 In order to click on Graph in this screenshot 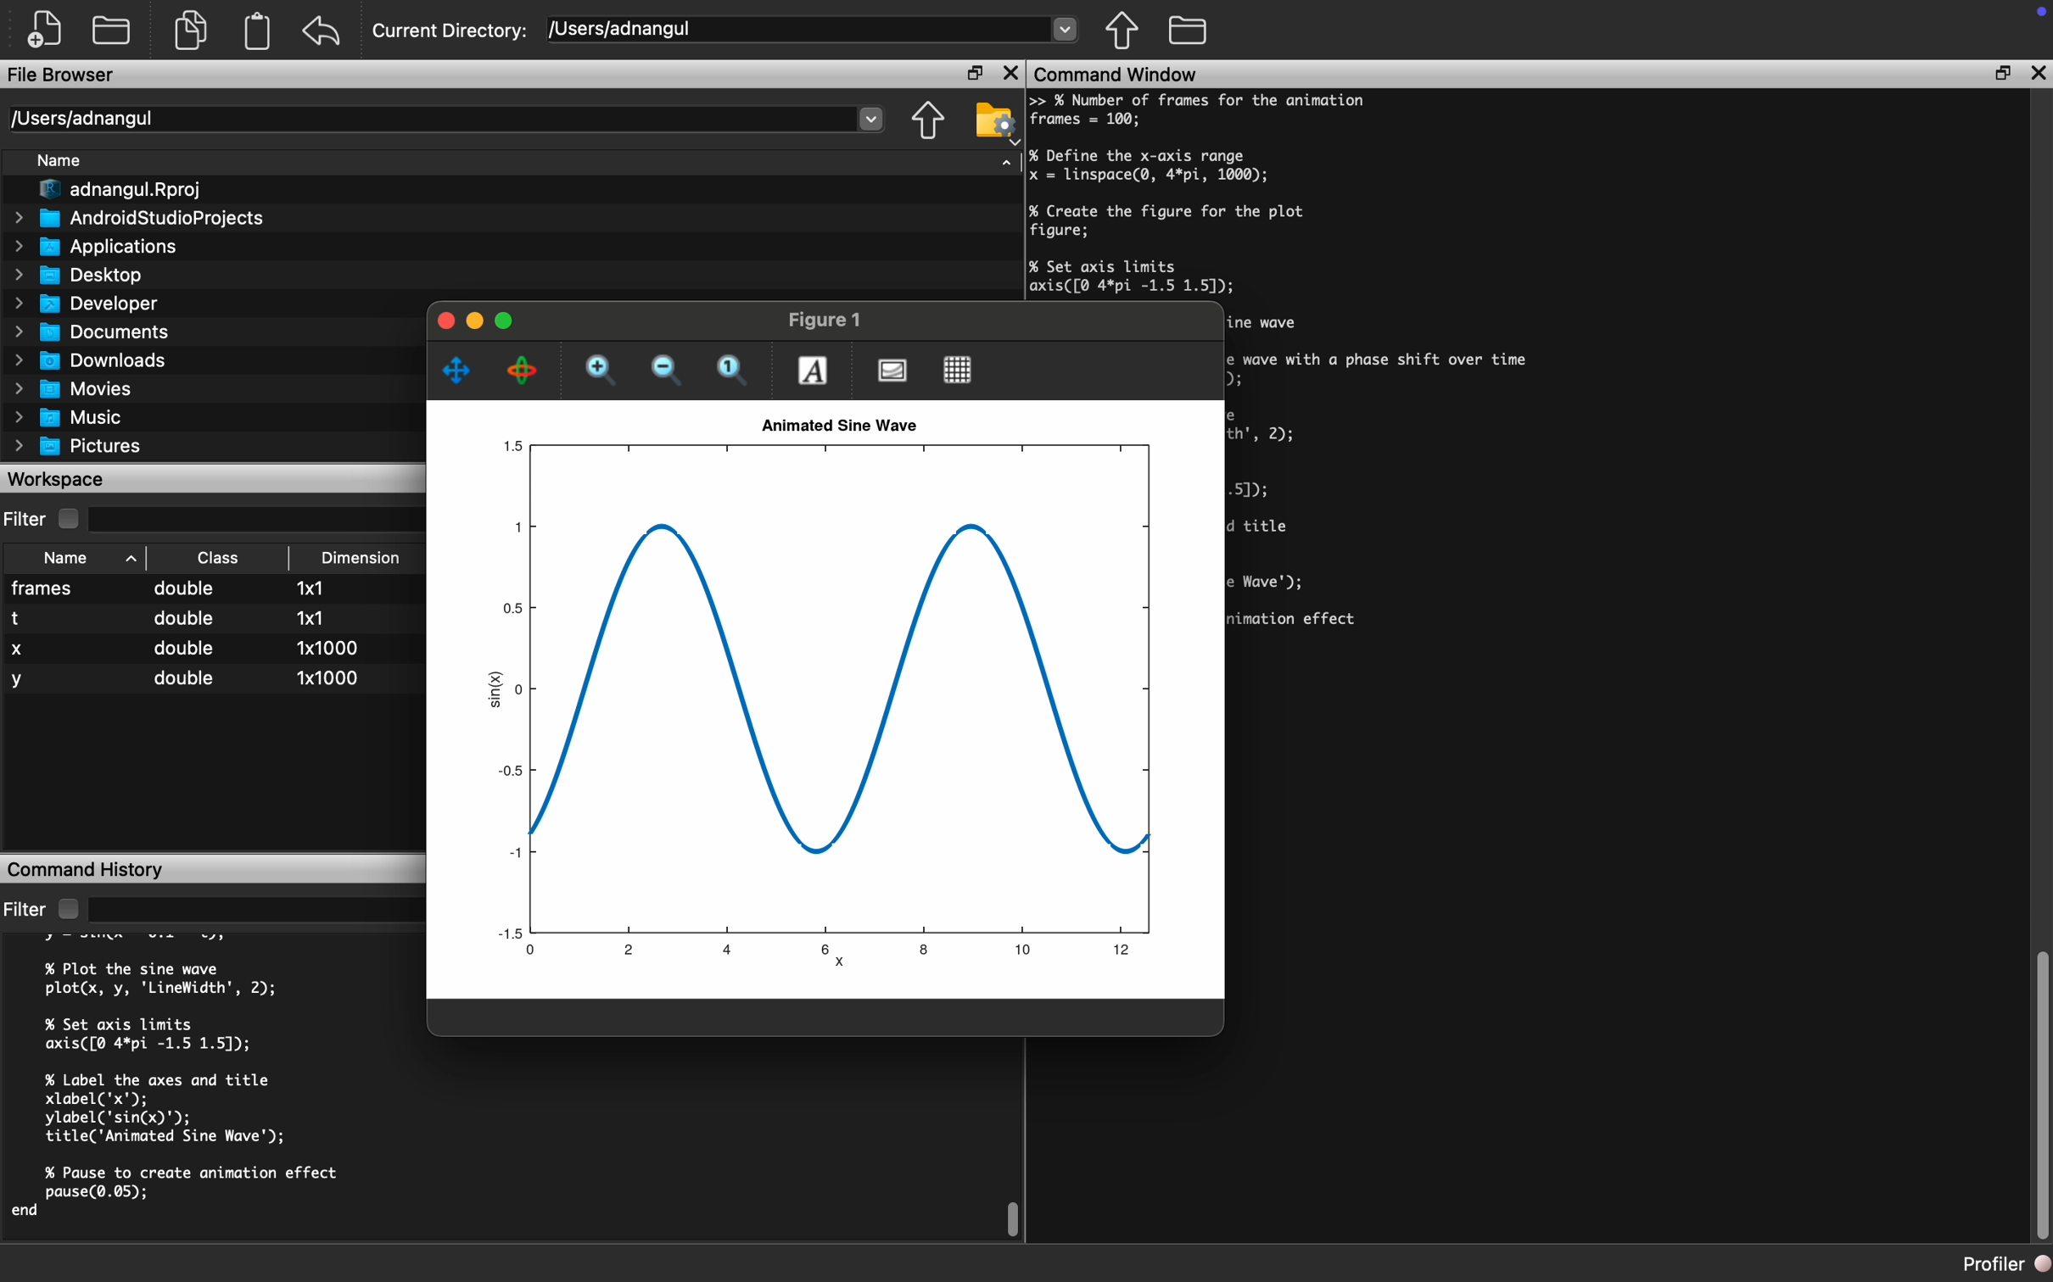, I will do `click(831, 708)`.